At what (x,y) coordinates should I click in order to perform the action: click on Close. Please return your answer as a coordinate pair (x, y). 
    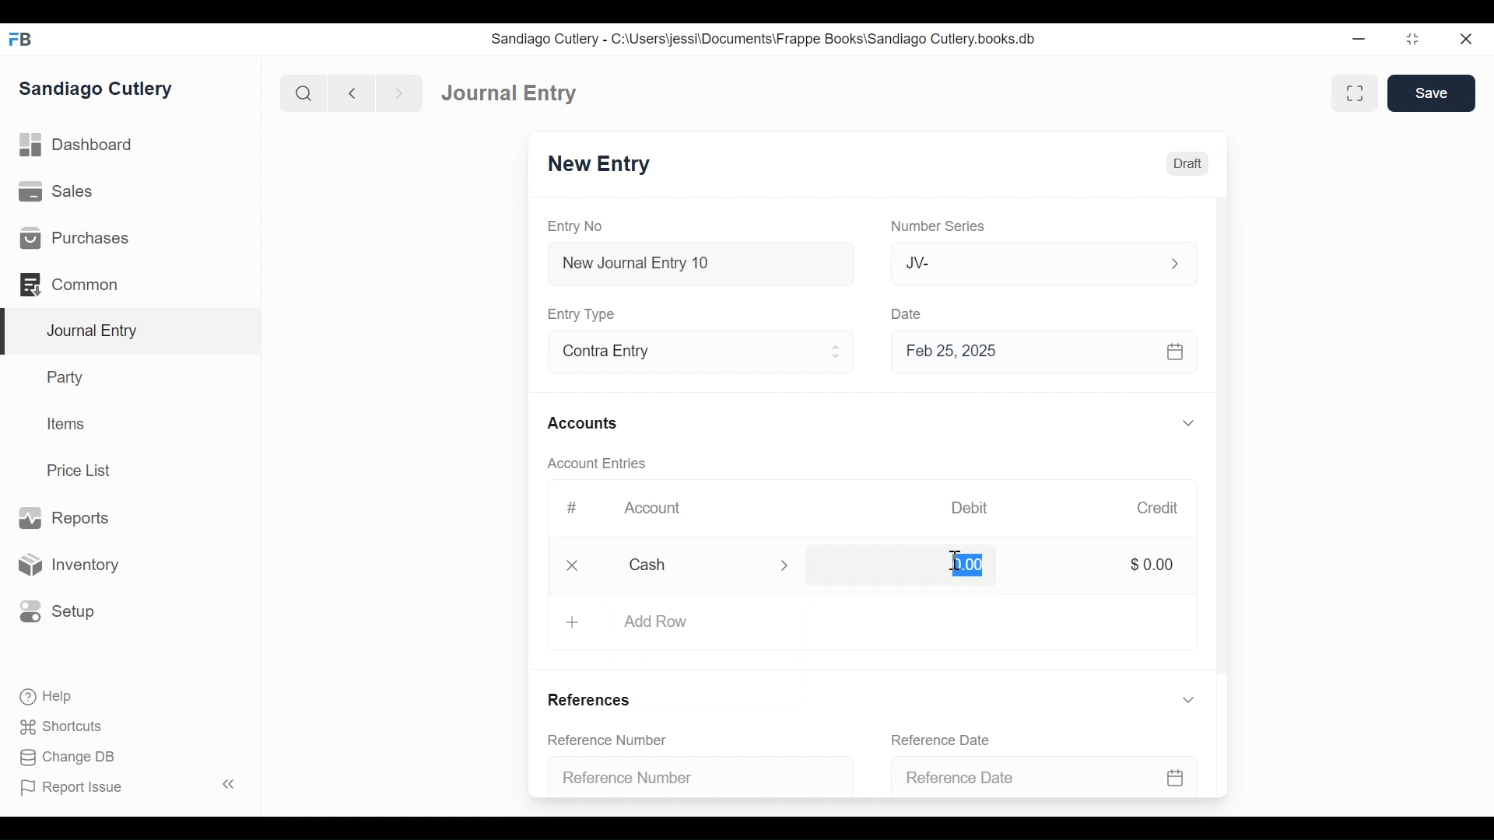
    Looking at the image, I should click on (573, 565).